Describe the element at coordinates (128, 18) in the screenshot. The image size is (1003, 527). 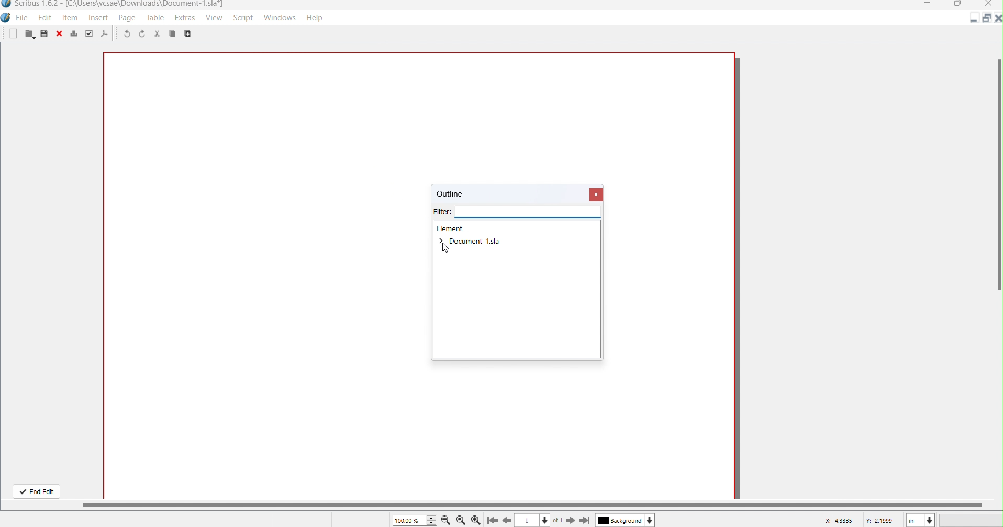
I see `` at that location.